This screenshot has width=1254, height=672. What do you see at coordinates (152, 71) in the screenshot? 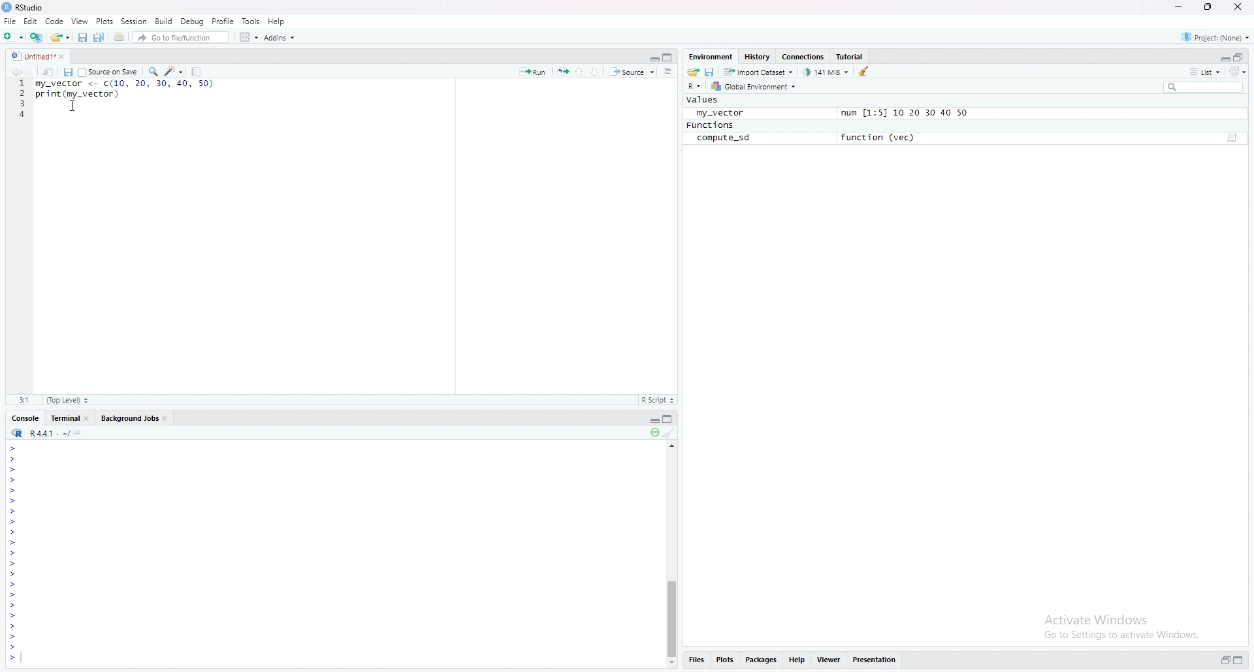
I see `Find and replace` at bounding box center [152, 71].